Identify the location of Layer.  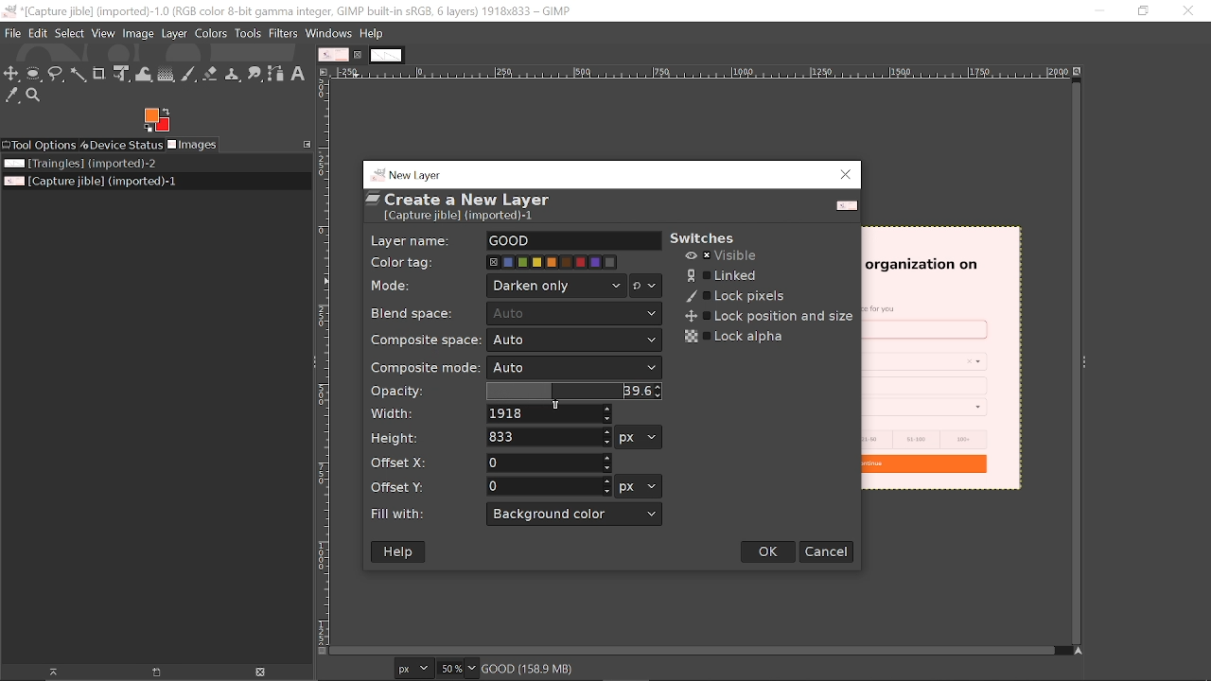
(175, 33).